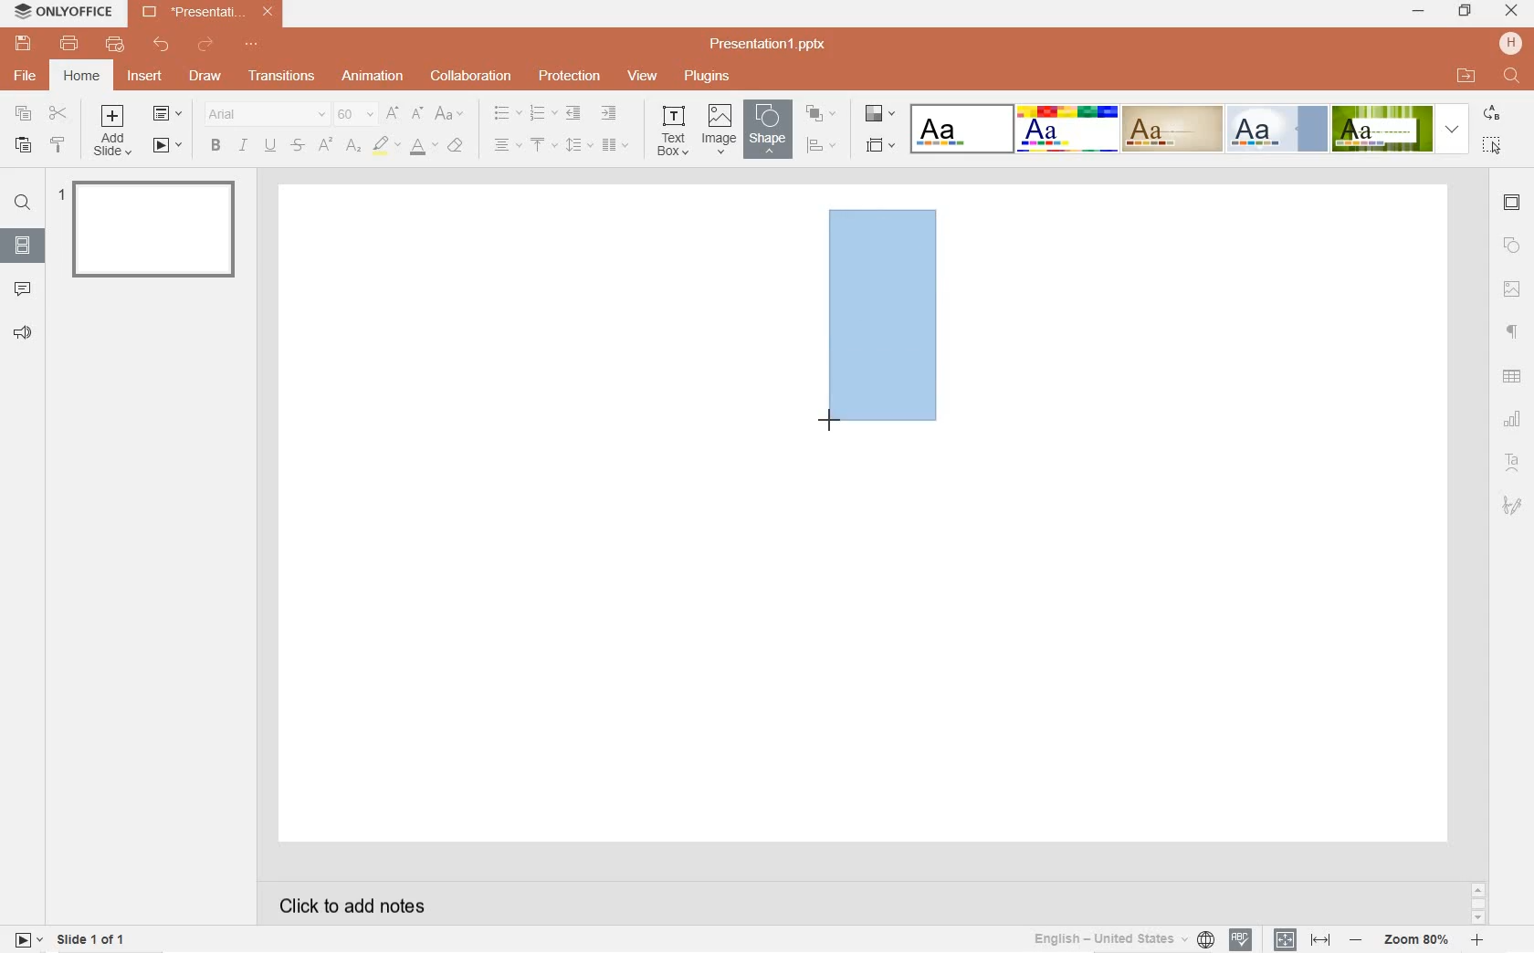  Describe the element at coordinates (325, 146) in the screenshot. I see `superscript` at that location.